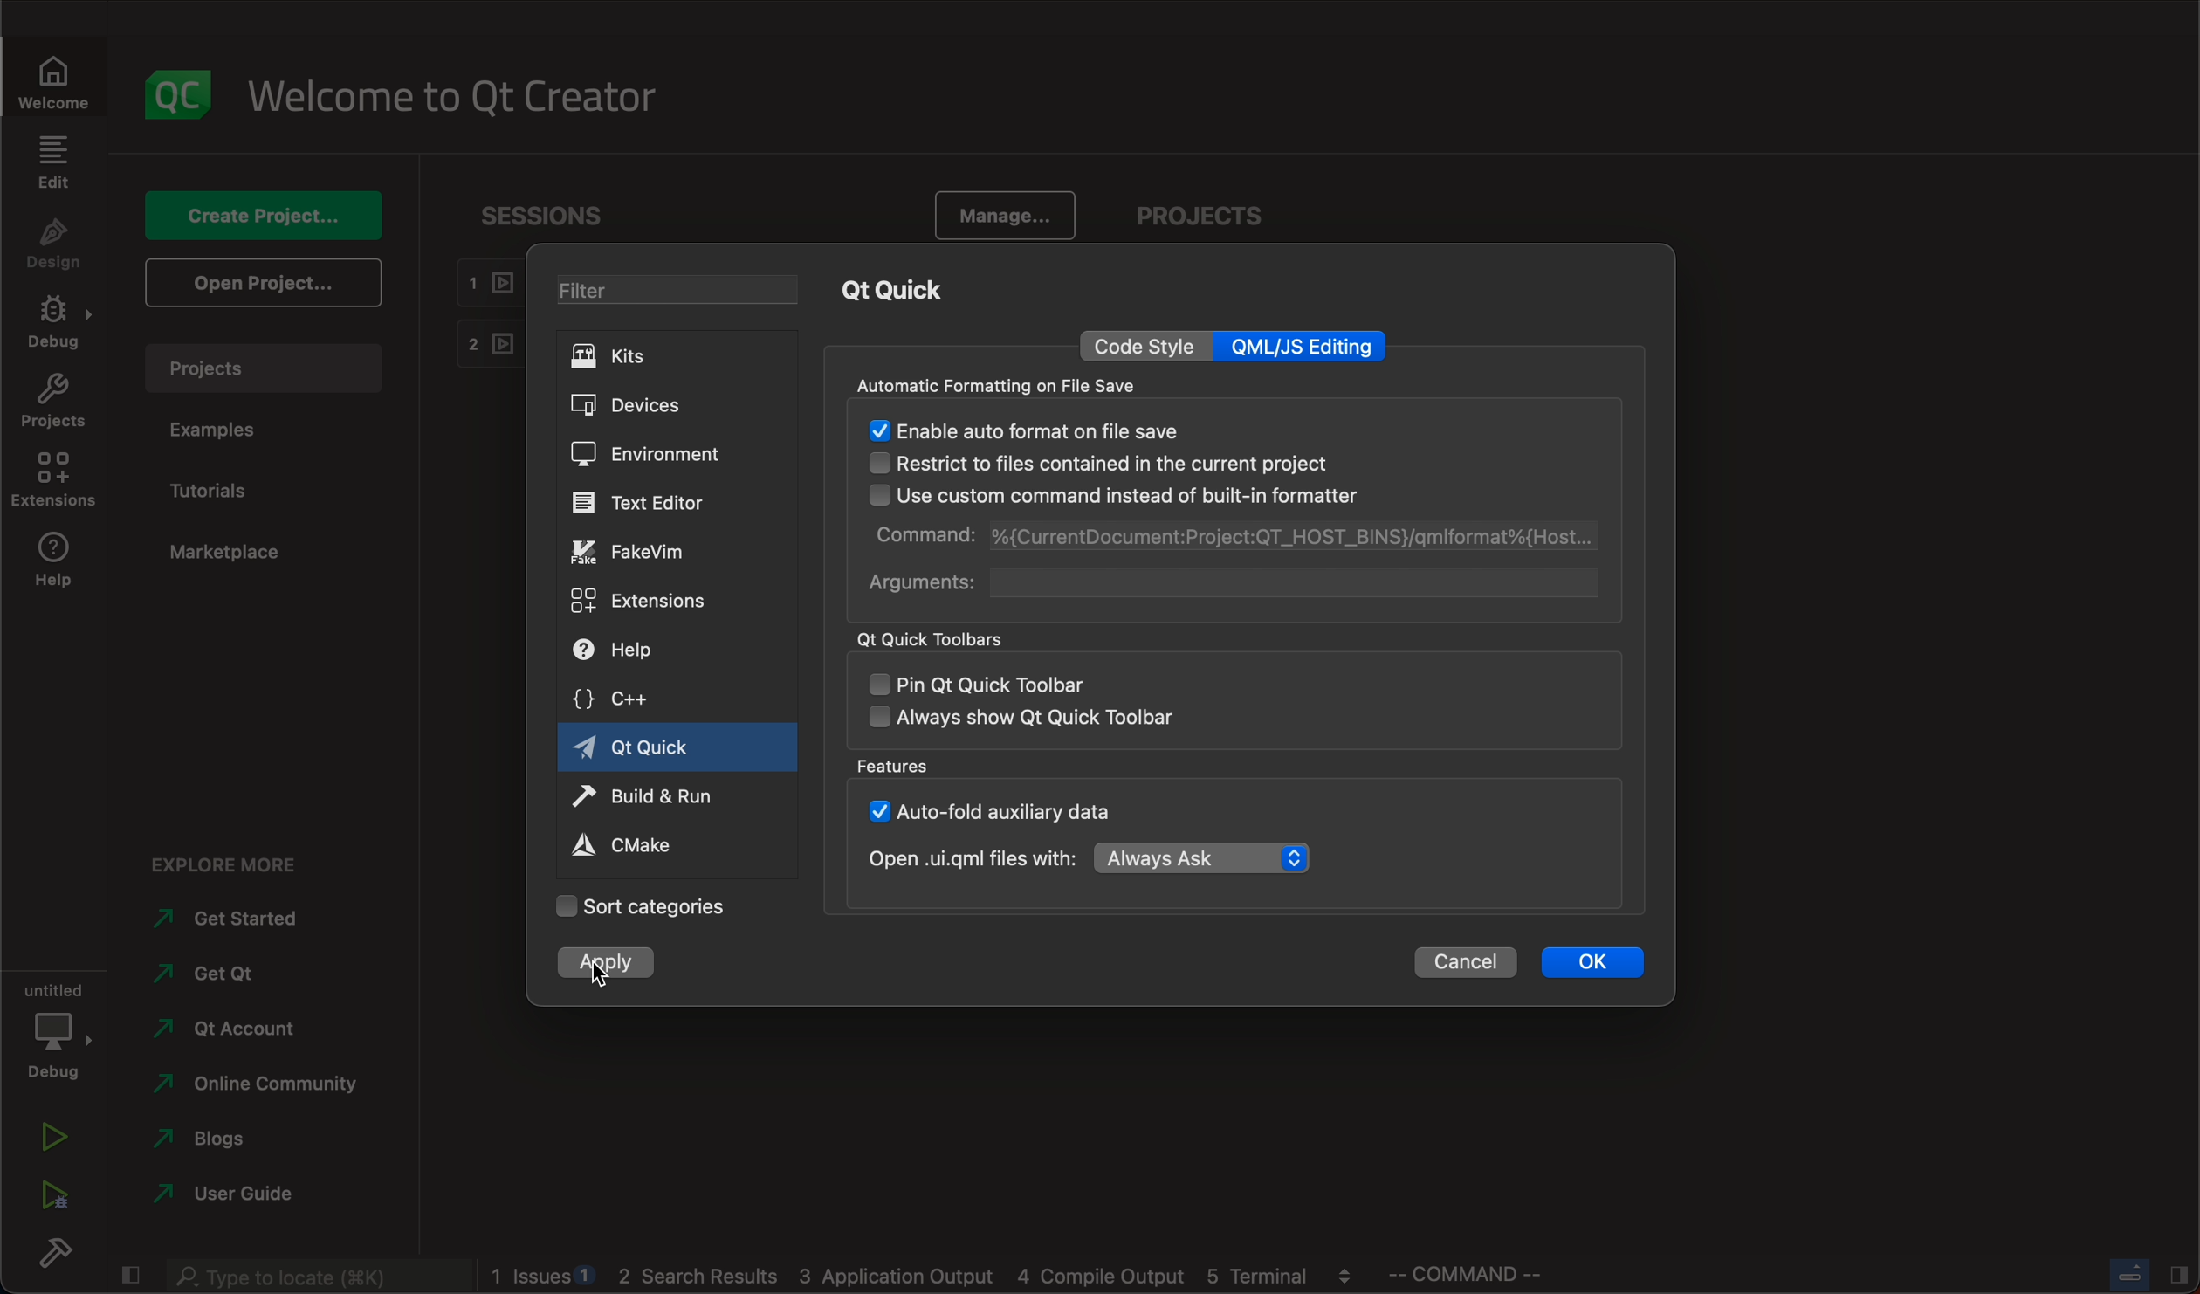 The image size is (2200, 1294). Describe the element at coordinates (1236, 534) in the screenshot. I see `command` at that location.